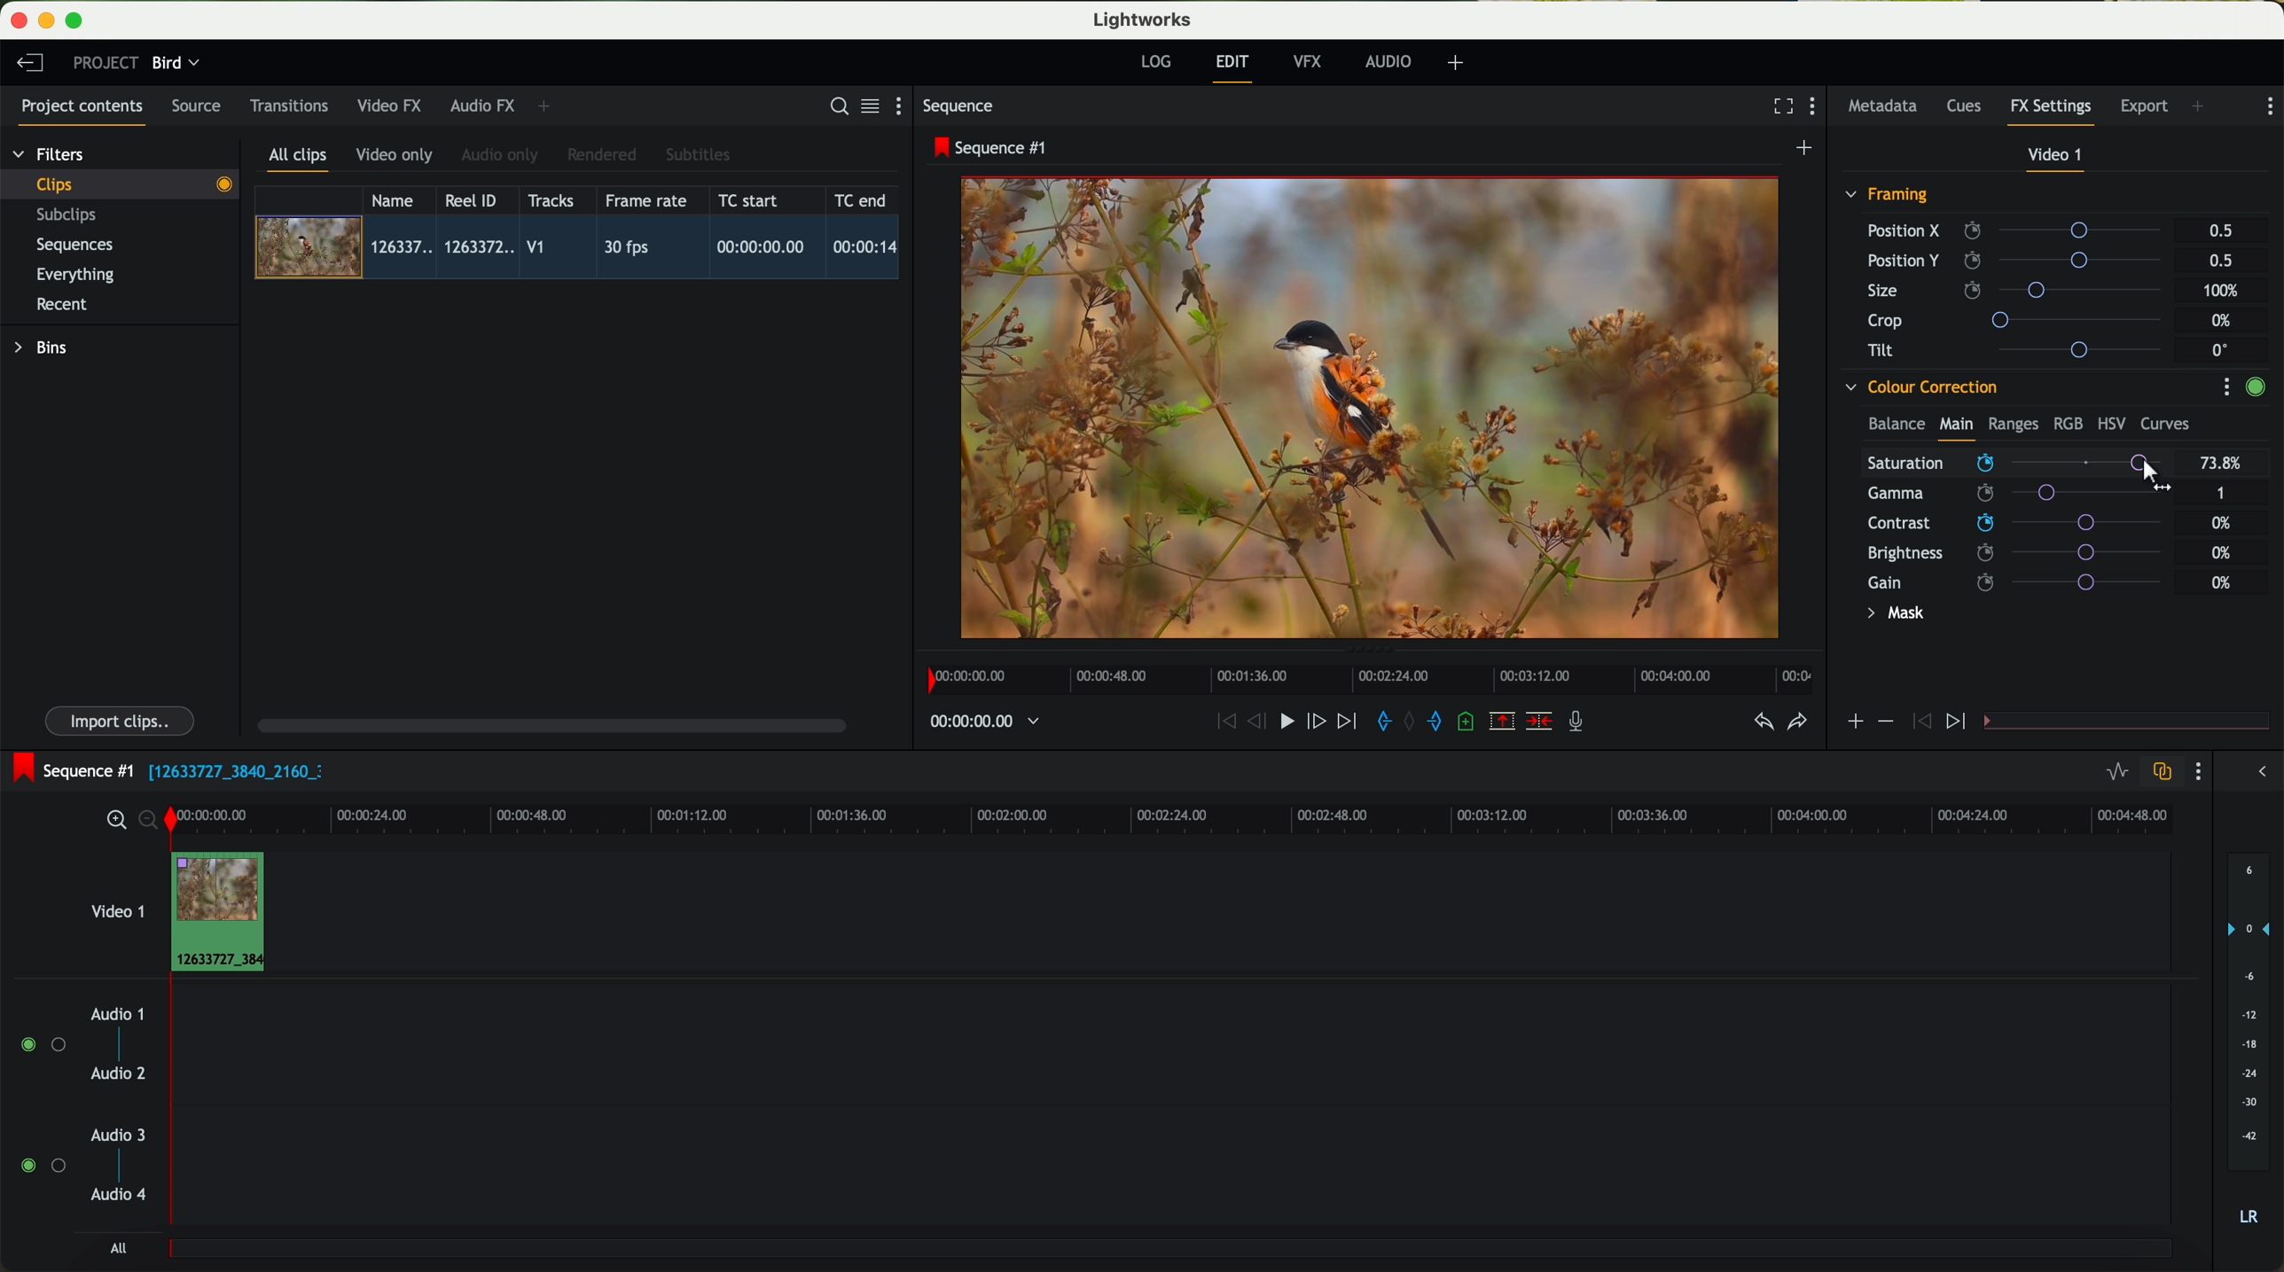 The image size is (2284, 1272). What do you see at coordinates (2222, 582) in the screenshot?
I see `0%` at bounding box center [2222, 582].